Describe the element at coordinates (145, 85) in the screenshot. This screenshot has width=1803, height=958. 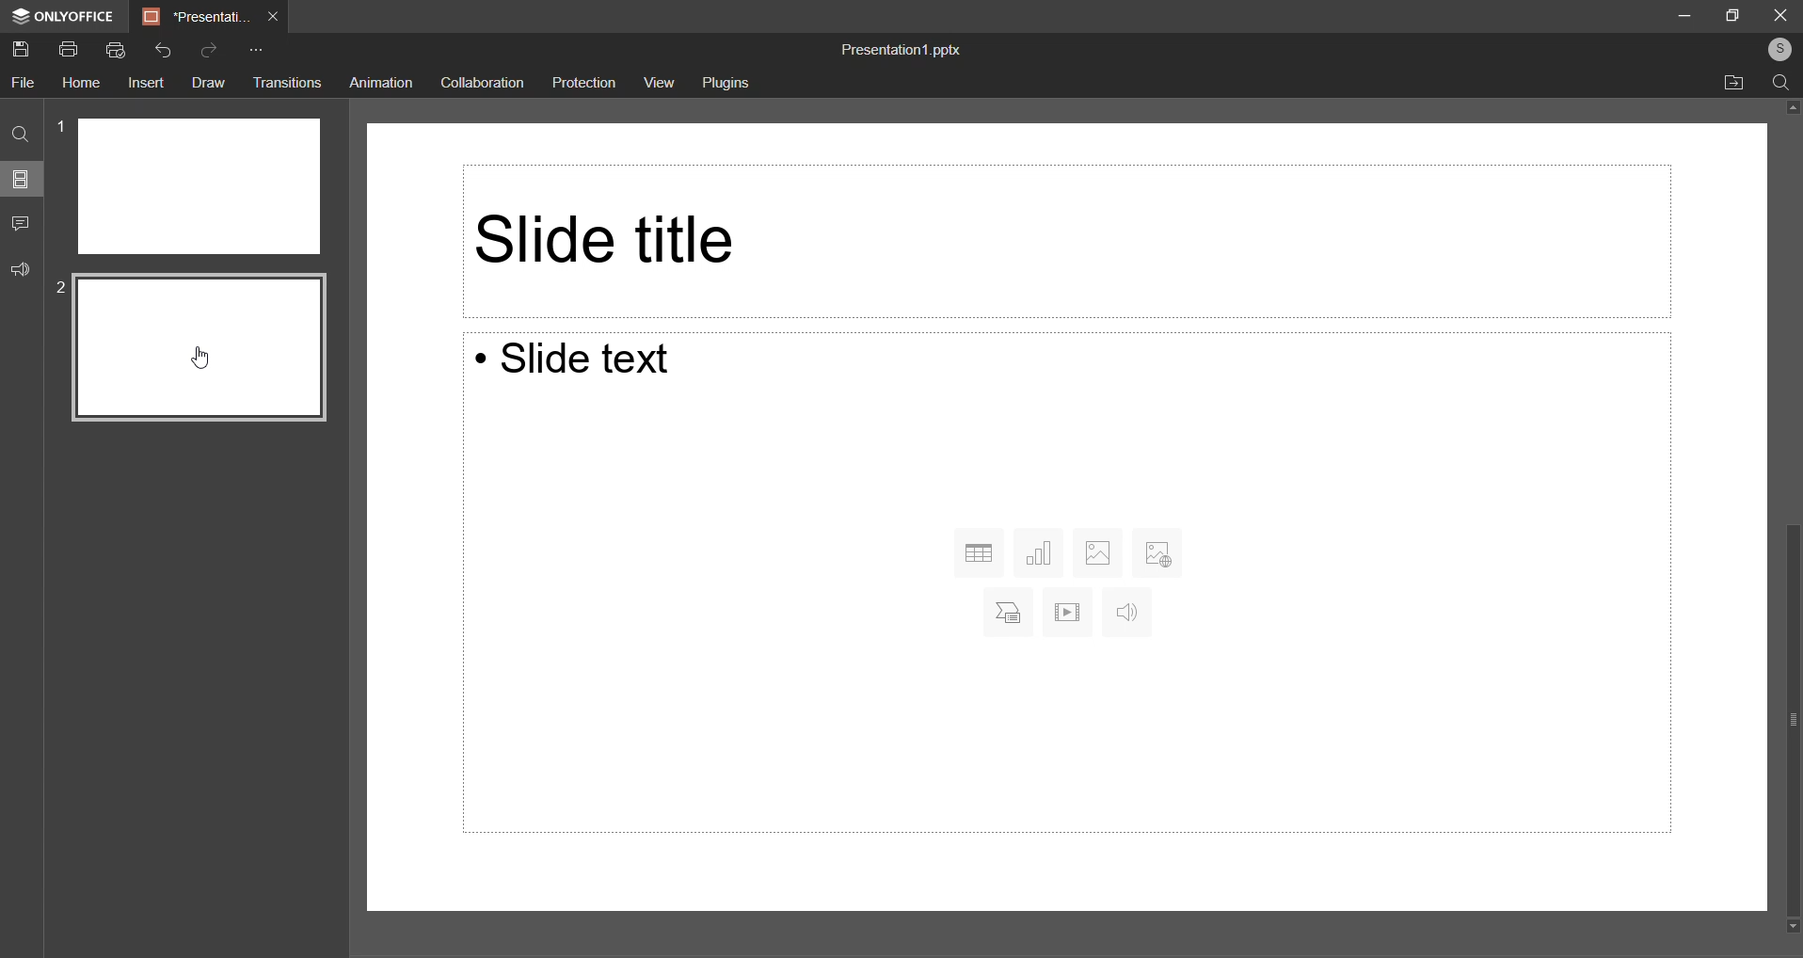
I see `Insert` at that location.